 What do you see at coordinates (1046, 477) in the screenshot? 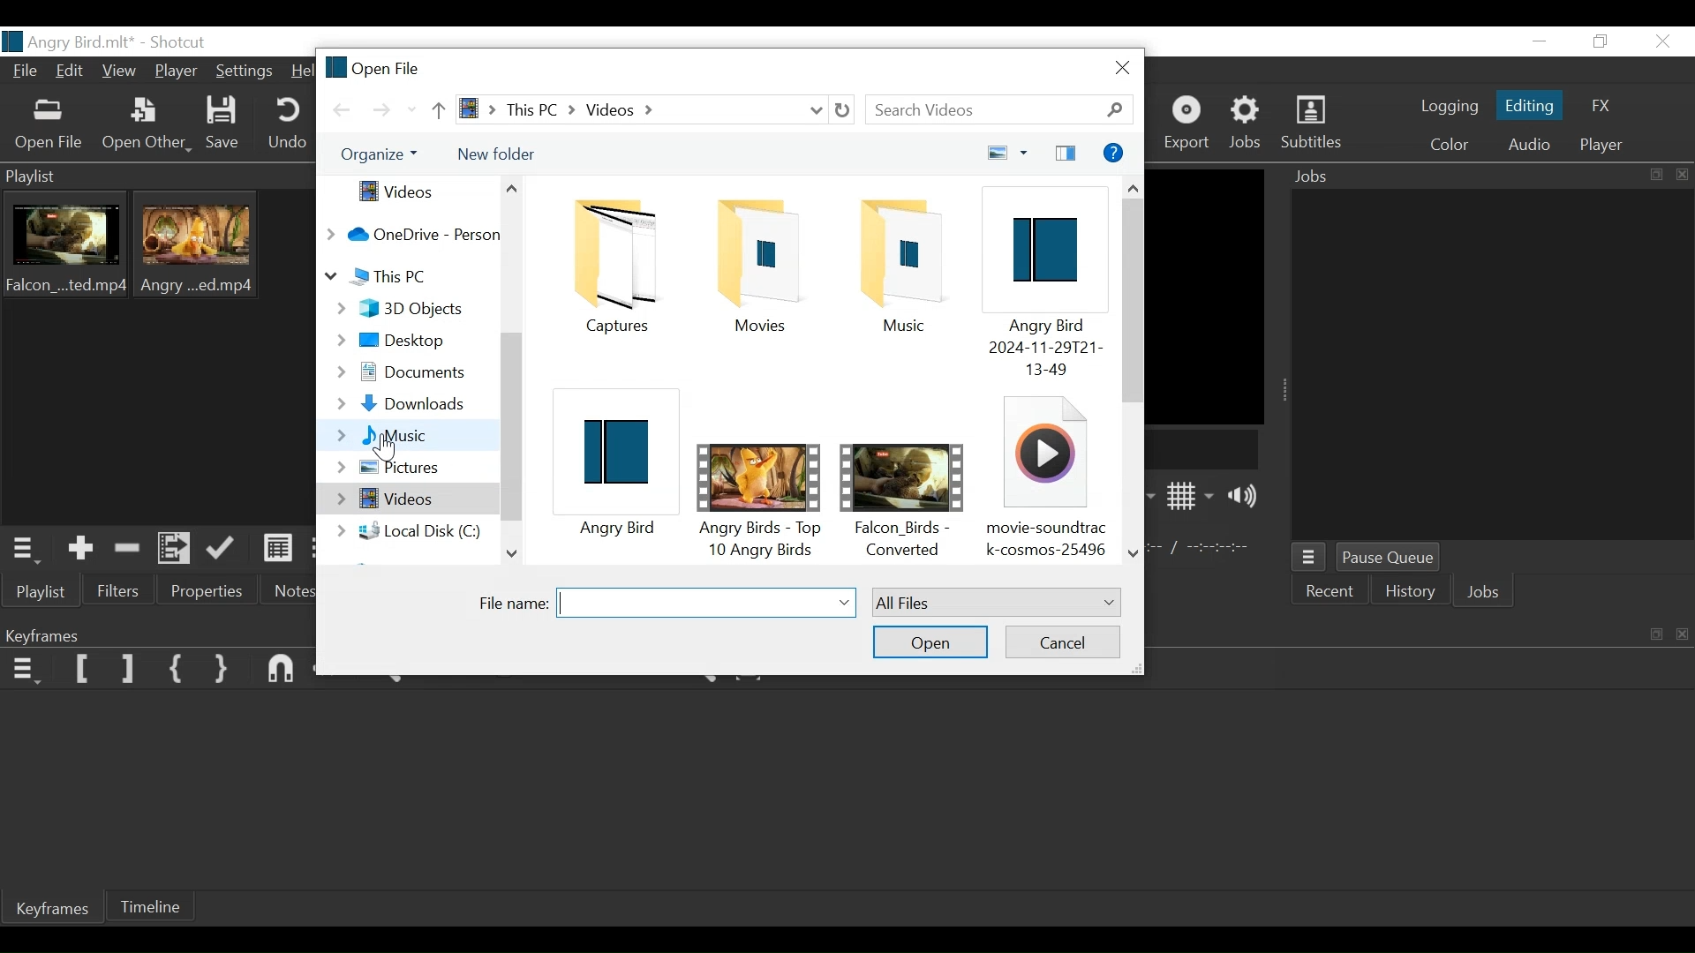
I see `Audio File` at bounding box center [1046, 477].